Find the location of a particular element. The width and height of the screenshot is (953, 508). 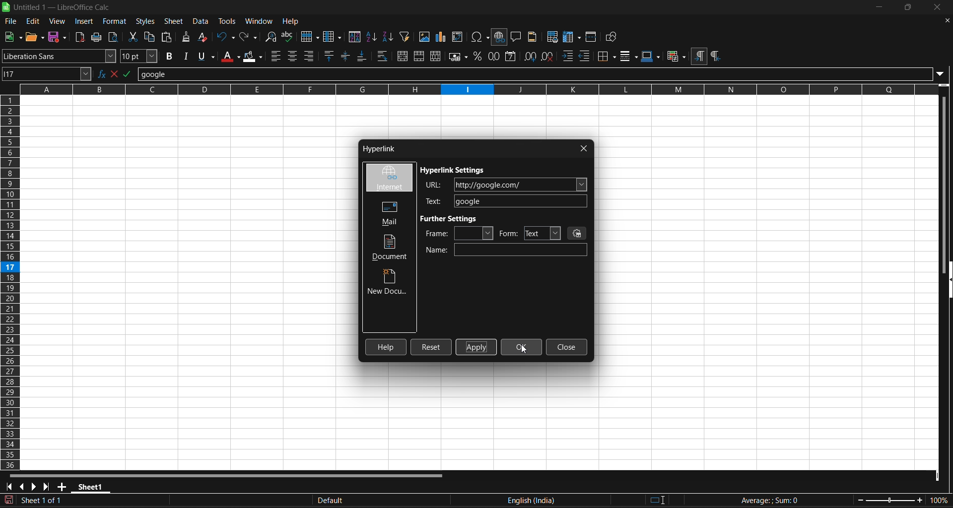

show draw functions is located at coordinates (613, 37).